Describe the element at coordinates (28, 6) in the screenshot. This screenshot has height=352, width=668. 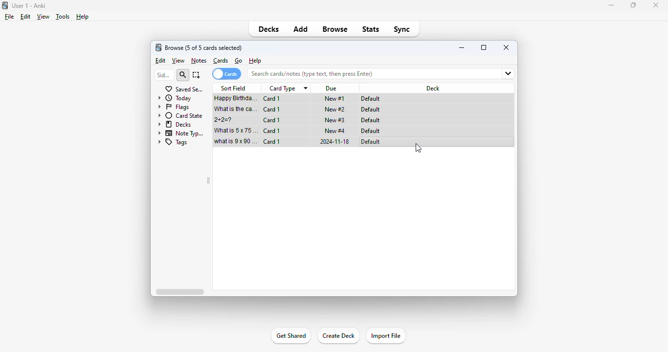
I see `title` at that location.